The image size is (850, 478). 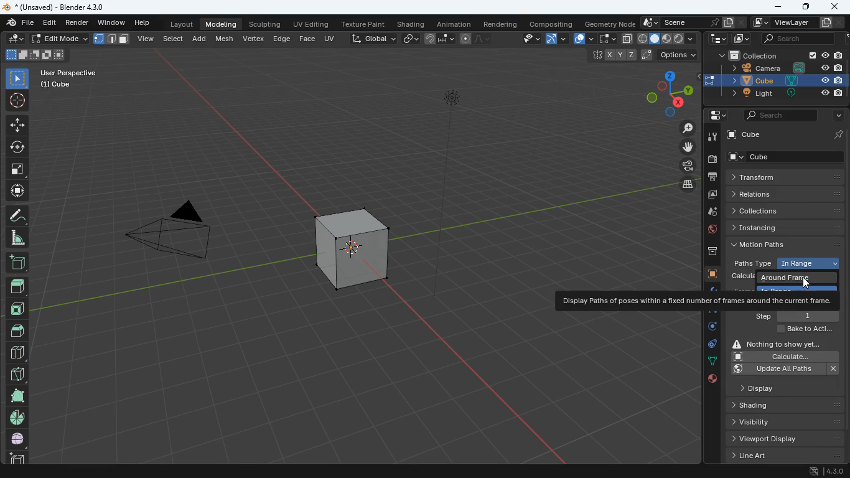 I want to click on paths, so click(x=787, y=244).